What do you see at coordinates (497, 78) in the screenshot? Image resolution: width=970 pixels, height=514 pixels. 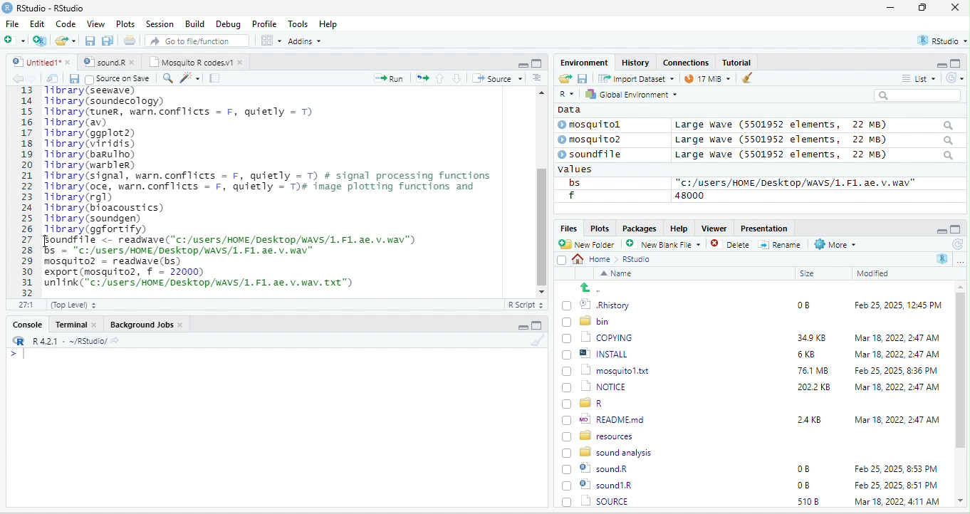 I see `+ Source +` at bounding box center [497, 78].